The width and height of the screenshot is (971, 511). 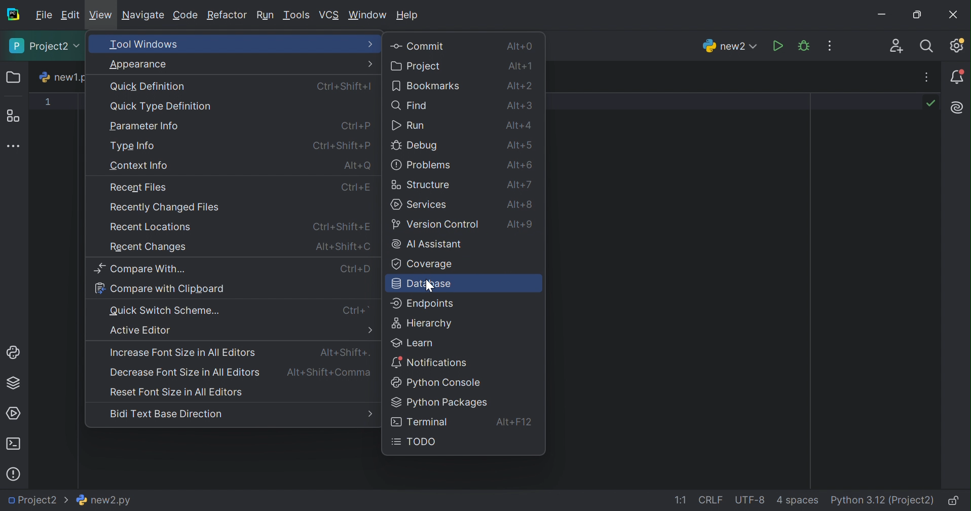 What do you see at coordinates (42, 14) in the screenshot?
I see `File` at bounding box center [42, 14].